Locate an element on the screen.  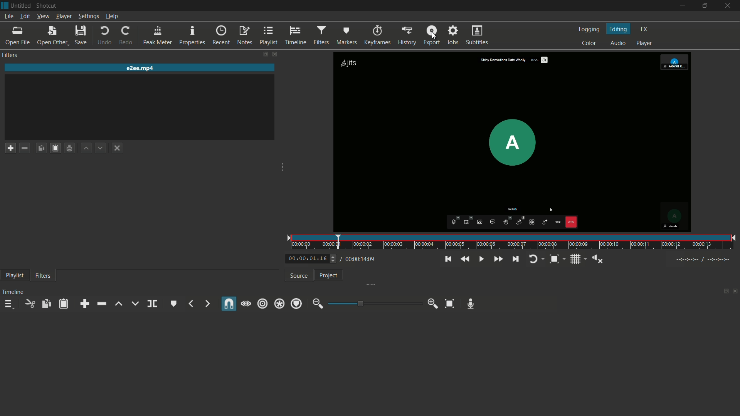
ripple is located at coordinates (263, 303).